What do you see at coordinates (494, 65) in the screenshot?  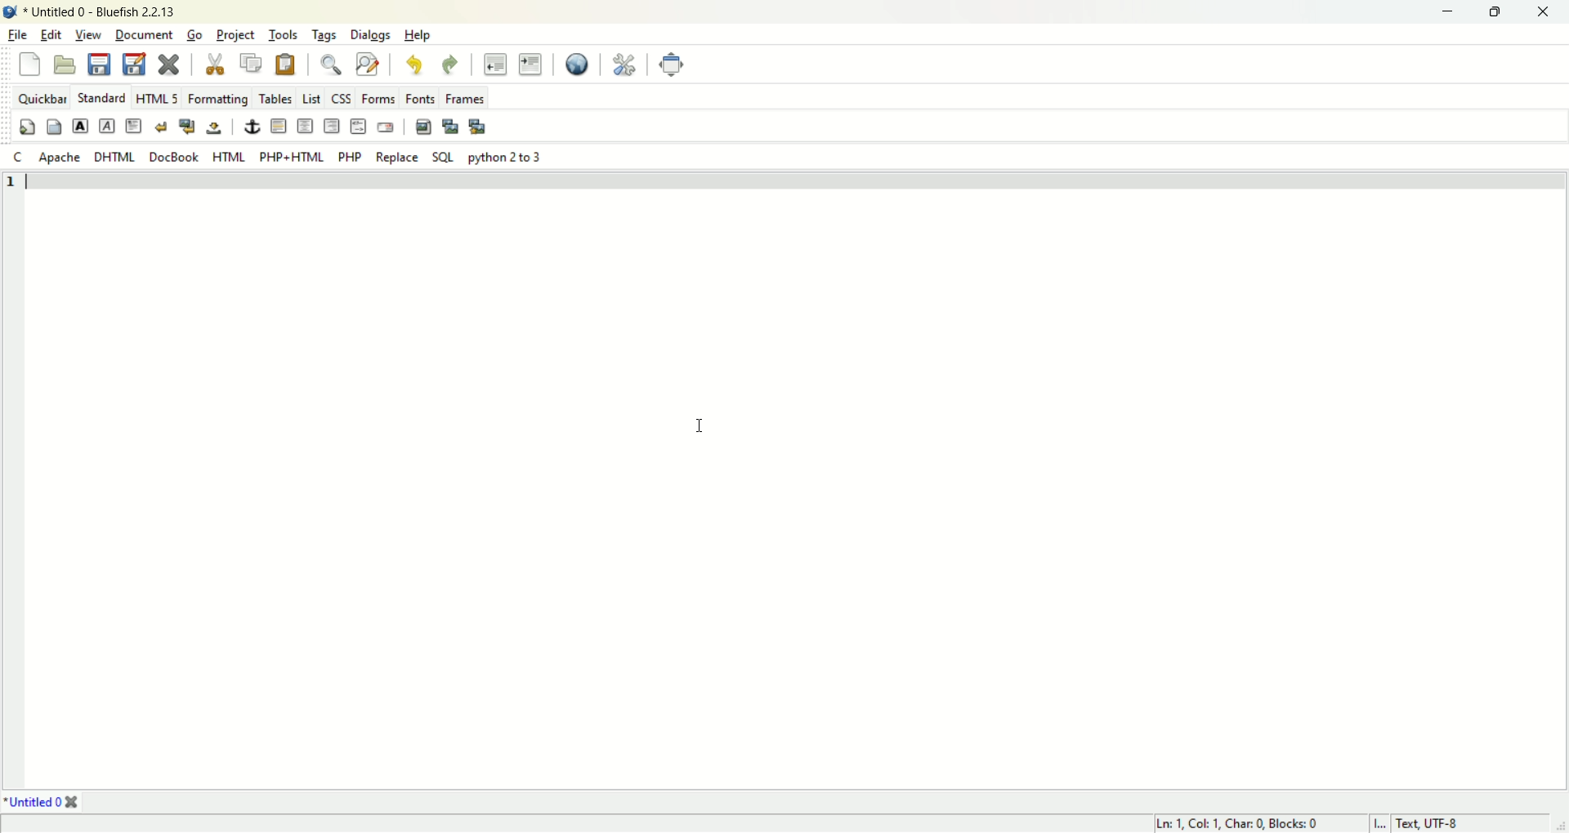 I see `unident` at bounding box center [494, 65].